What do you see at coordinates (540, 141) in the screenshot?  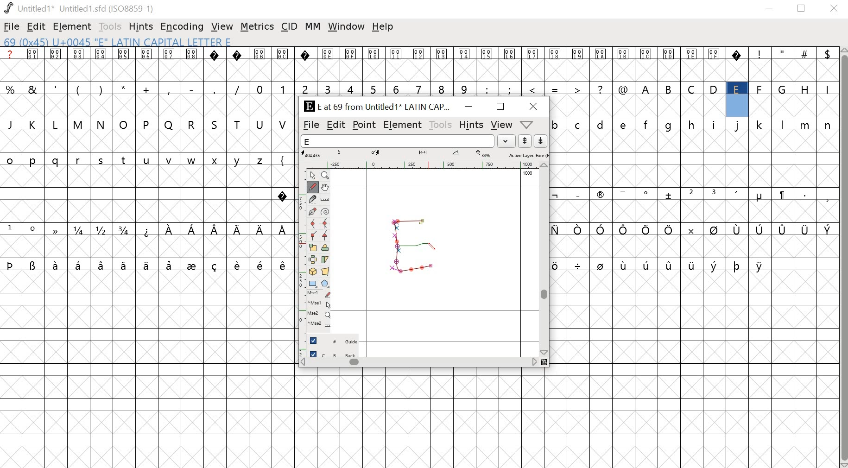 I see `down` at bounding box center [540, 141].